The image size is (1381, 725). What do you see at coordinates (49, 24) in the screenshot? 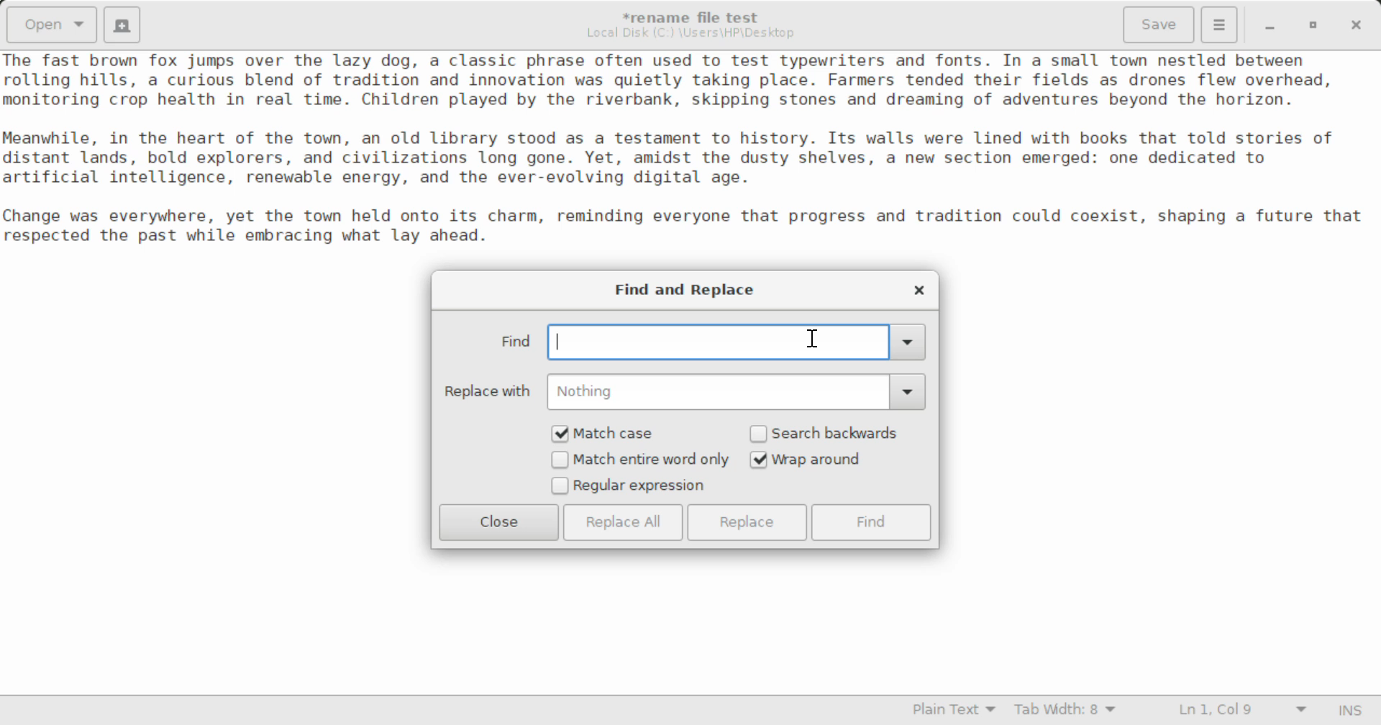
I see `Open Document` at bounding box center [49, 24].